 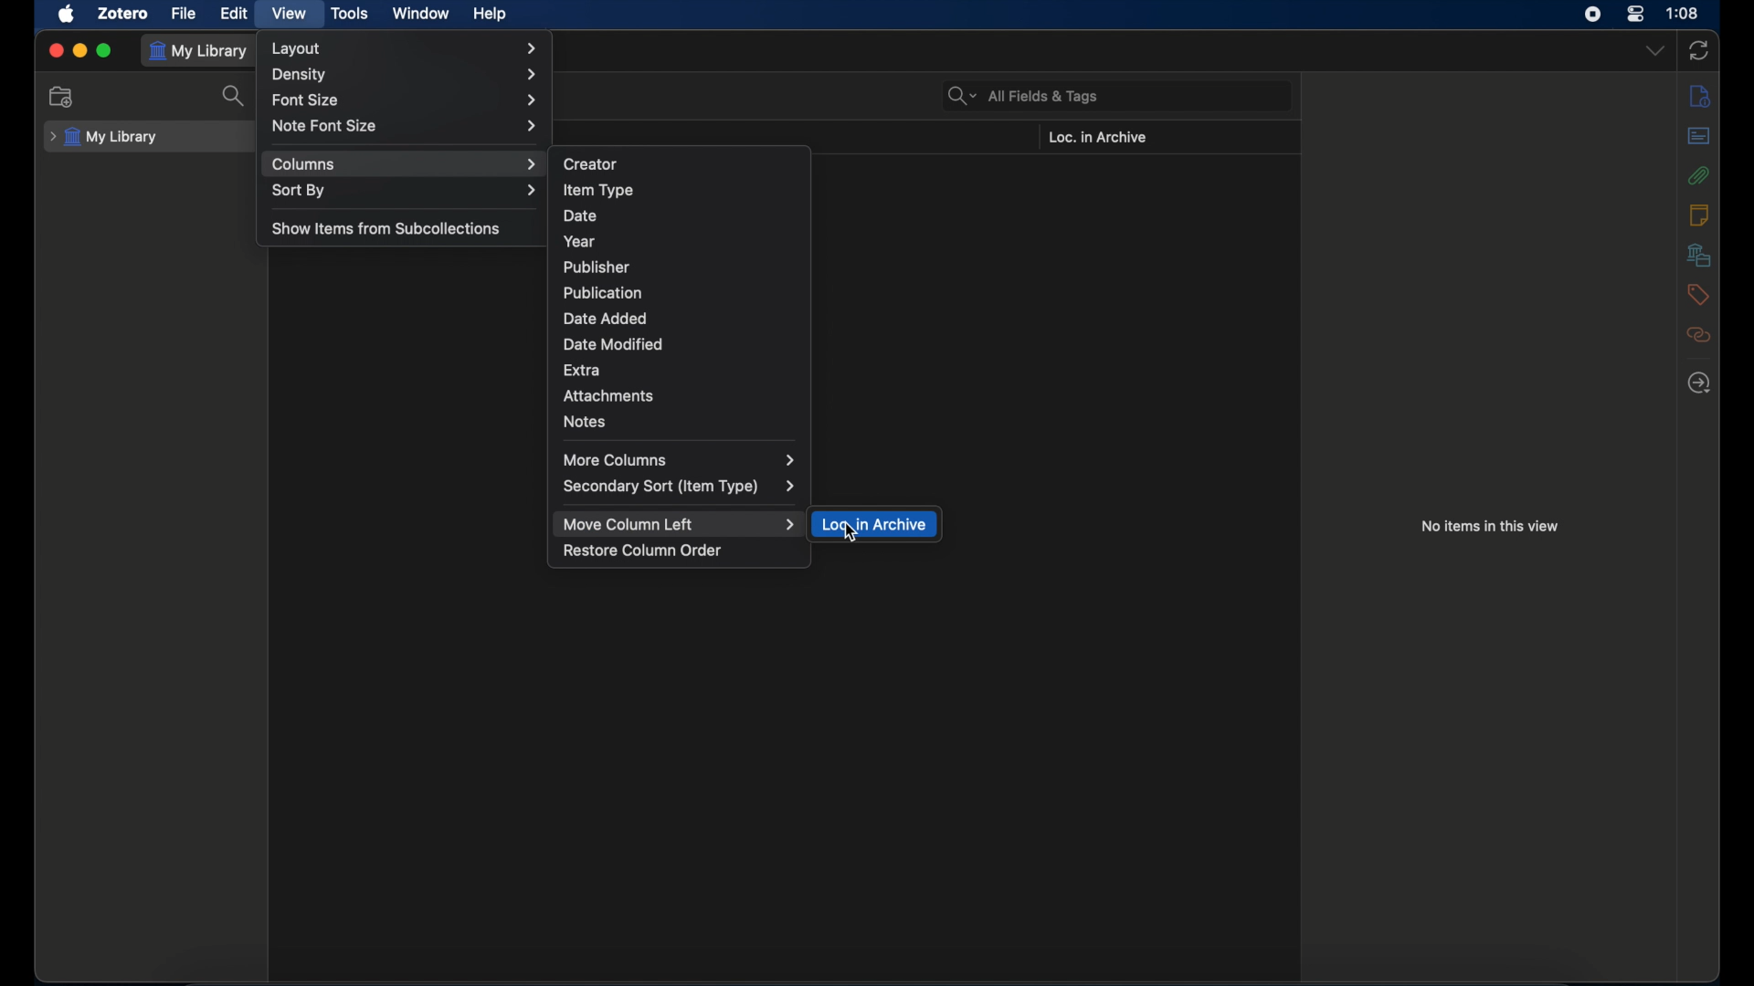 What do you see at coordinates (1594, 15) in the screenshot?
I see `screen recorder` at bounding box center [1594, 15].